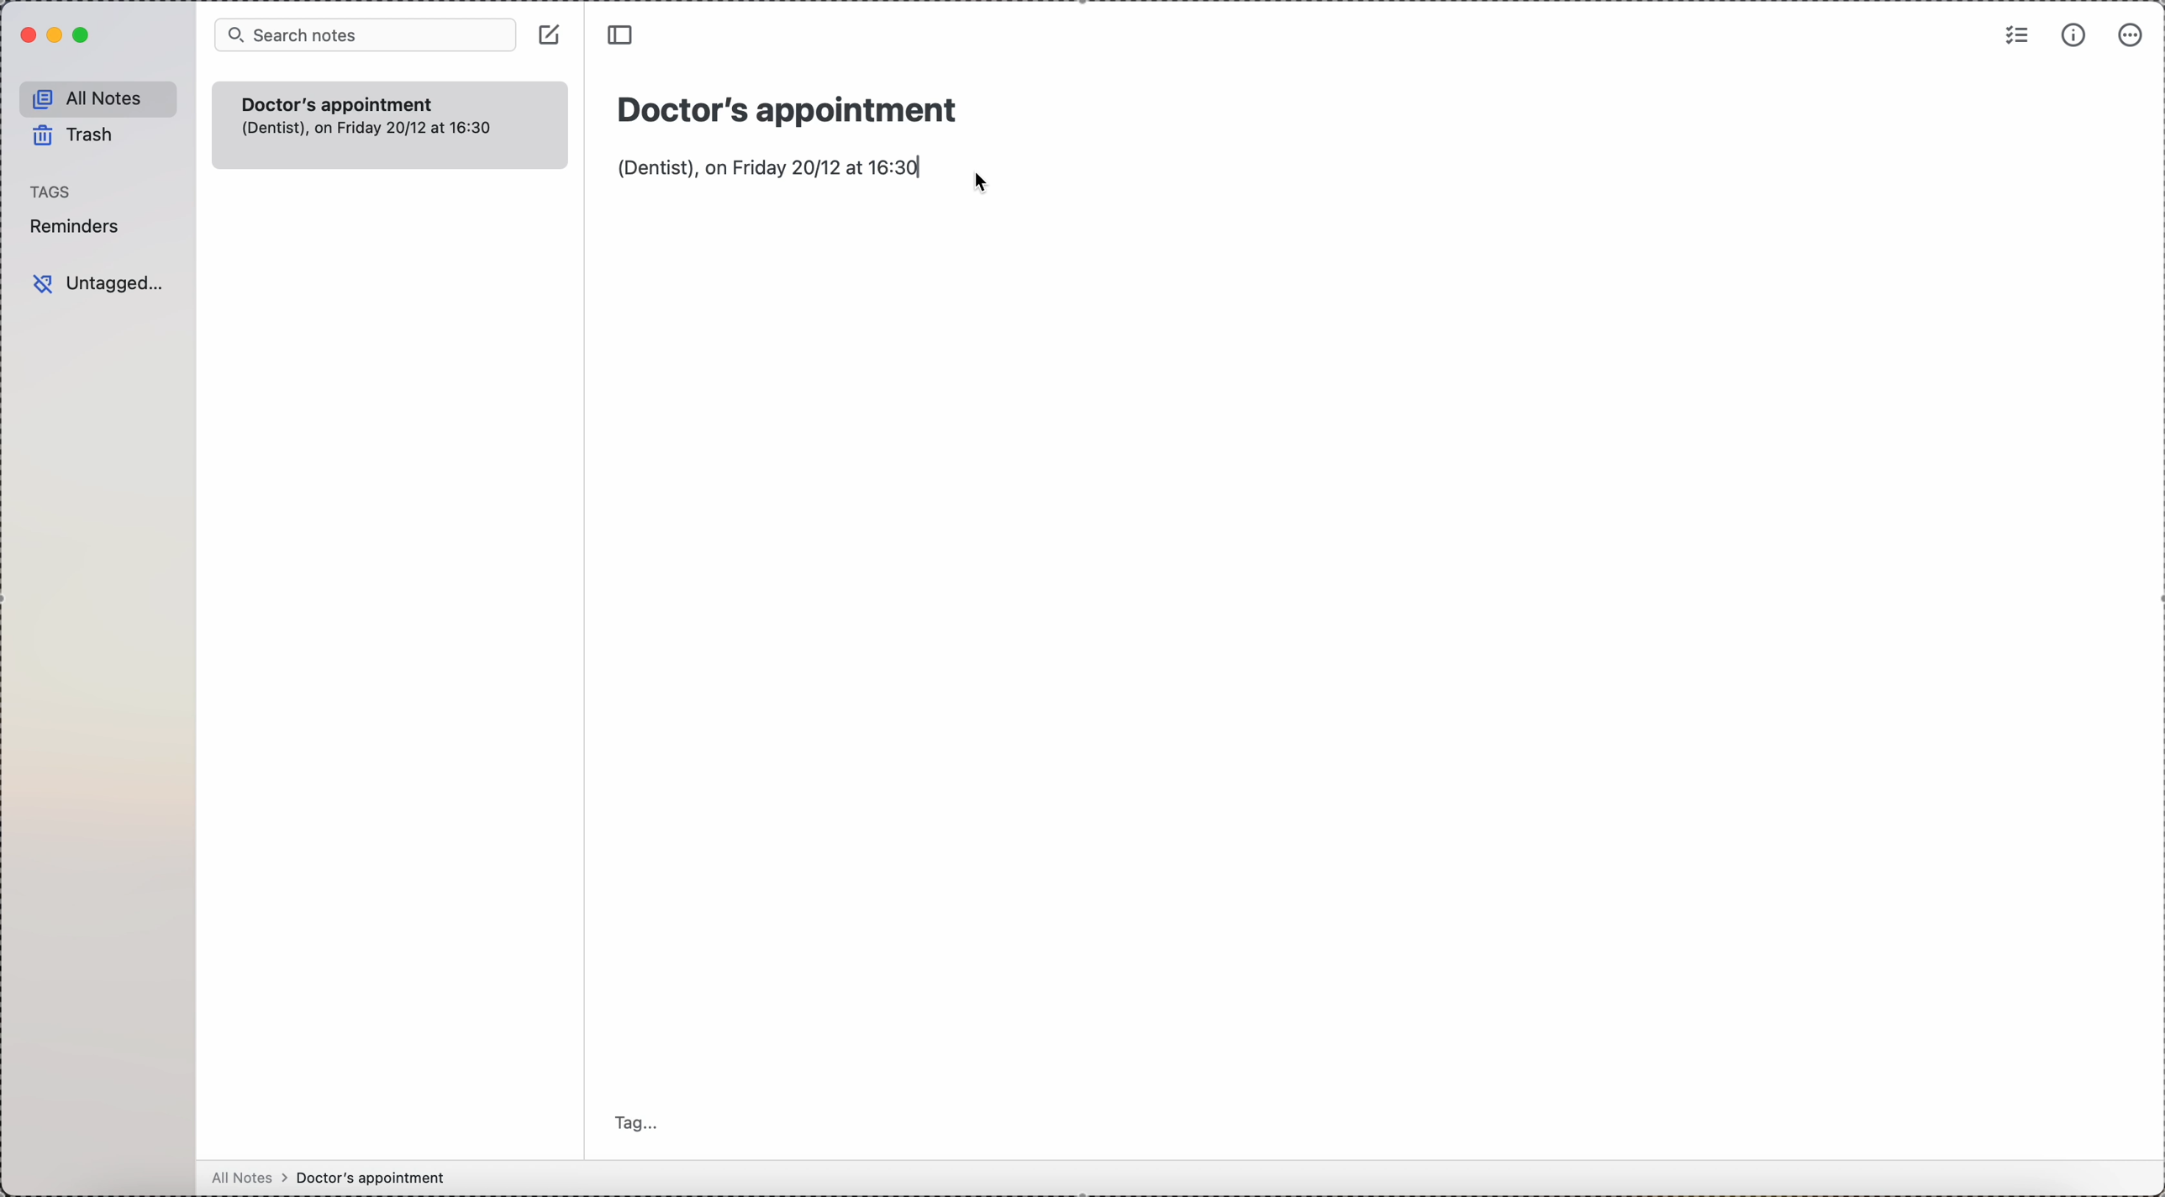  What do you see at coordinates (549, 34) in the screenshot?
I see `create note` at bounding box center [549, 34].